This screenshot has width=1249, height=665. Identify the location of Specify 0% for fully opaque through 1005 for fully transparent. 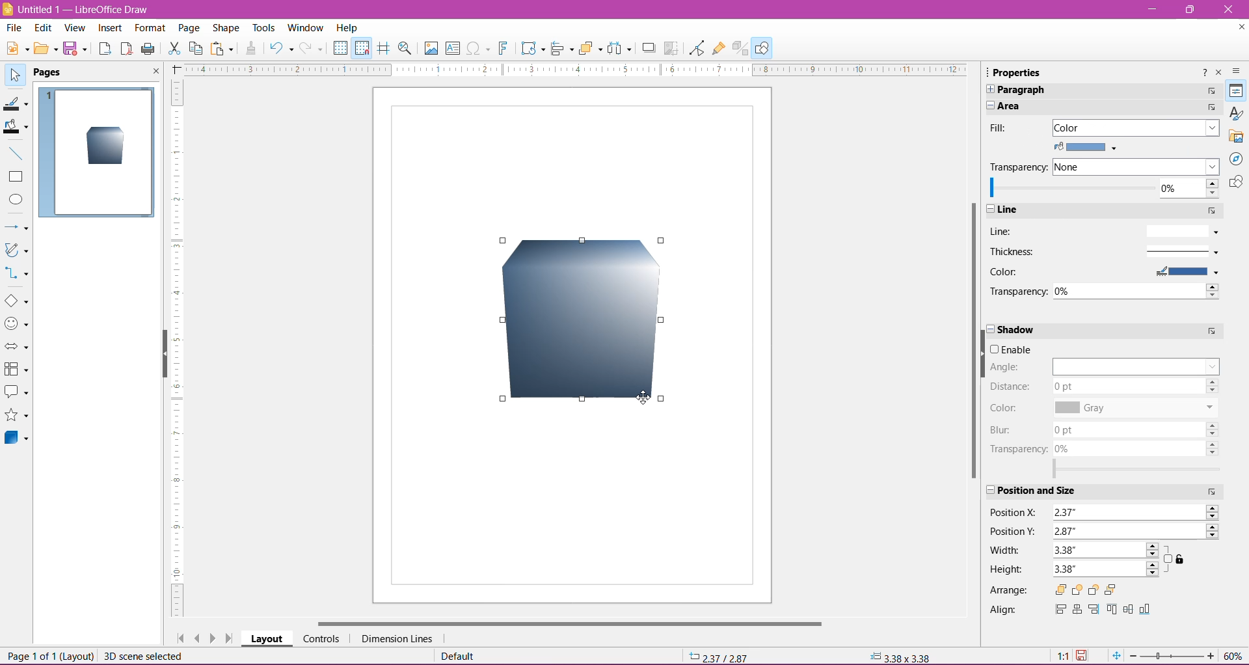
(1103, 188).